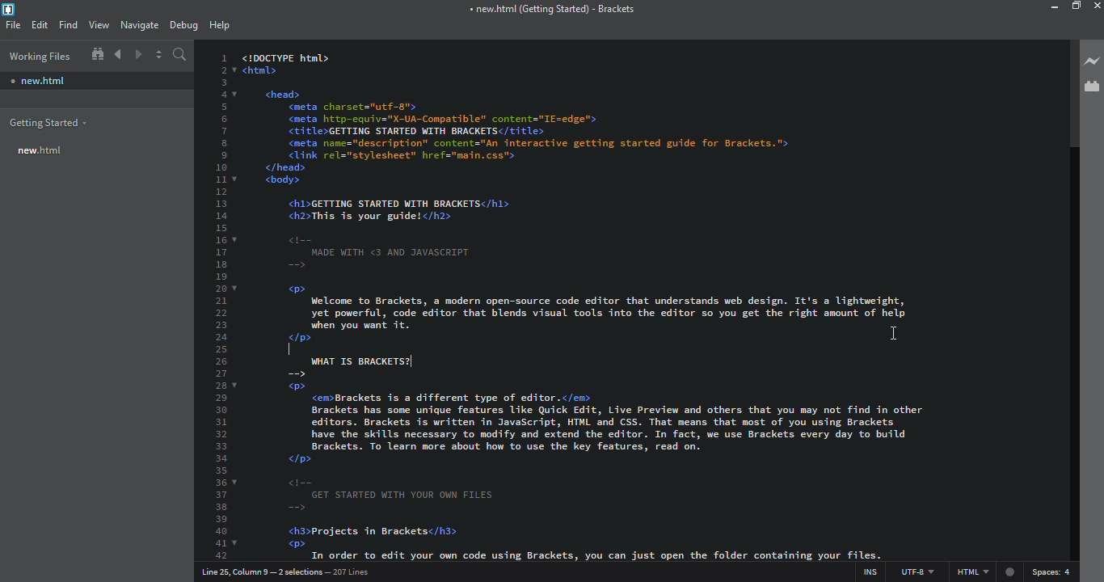  Describe the element at coordinates (1041, 6) in the screenshot. I see `minimize` at that location.